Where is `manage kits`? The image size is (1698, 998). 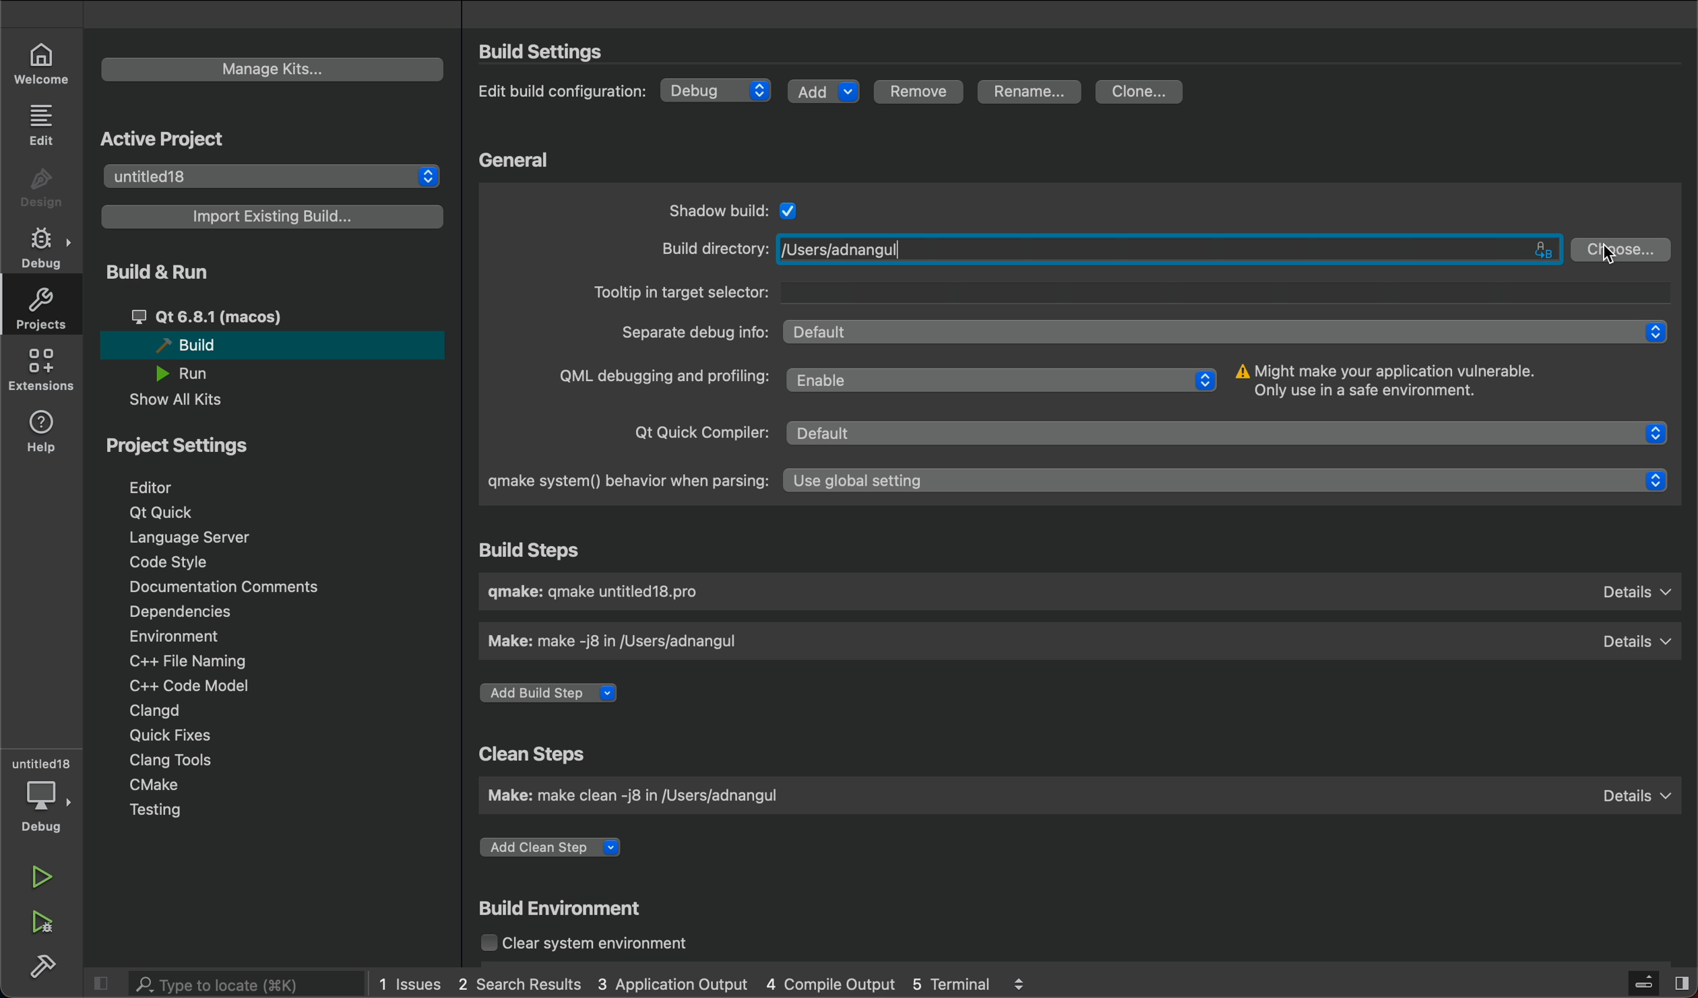 manage kits is located at coordinates (274, 69).